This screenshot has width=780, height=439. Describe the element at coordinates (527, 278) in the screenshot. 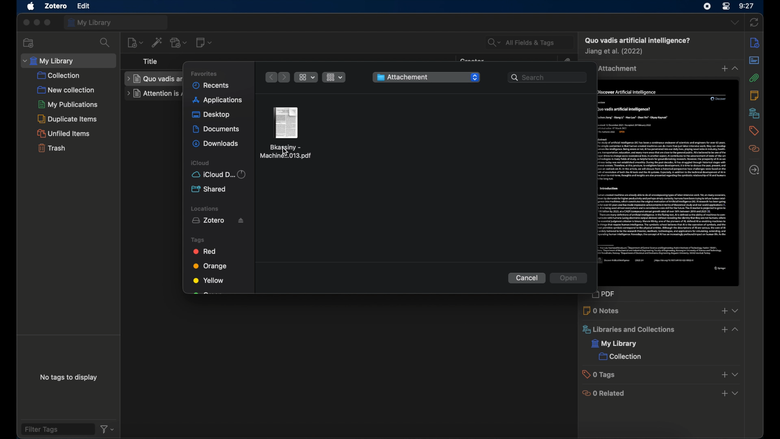

I see `cancel` at that location.